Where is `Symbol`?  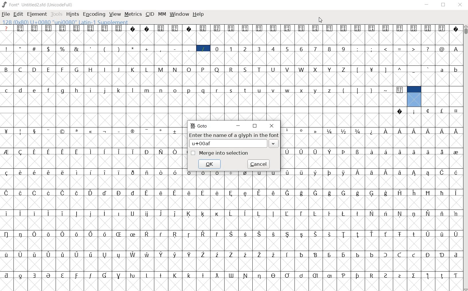 Symbol is located at coordinates (246, 192).